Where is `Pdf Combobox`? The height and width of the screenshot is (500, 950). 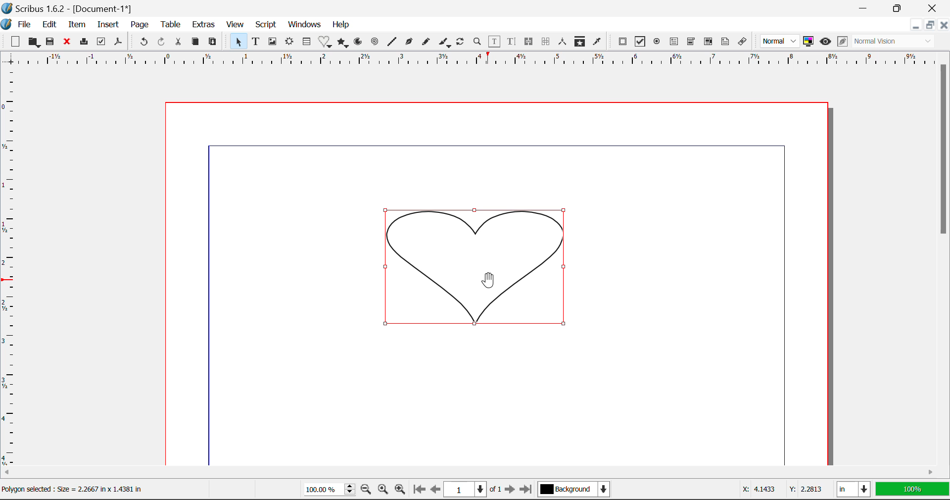
Pdf Combobox is located at coordinates (692, 43).